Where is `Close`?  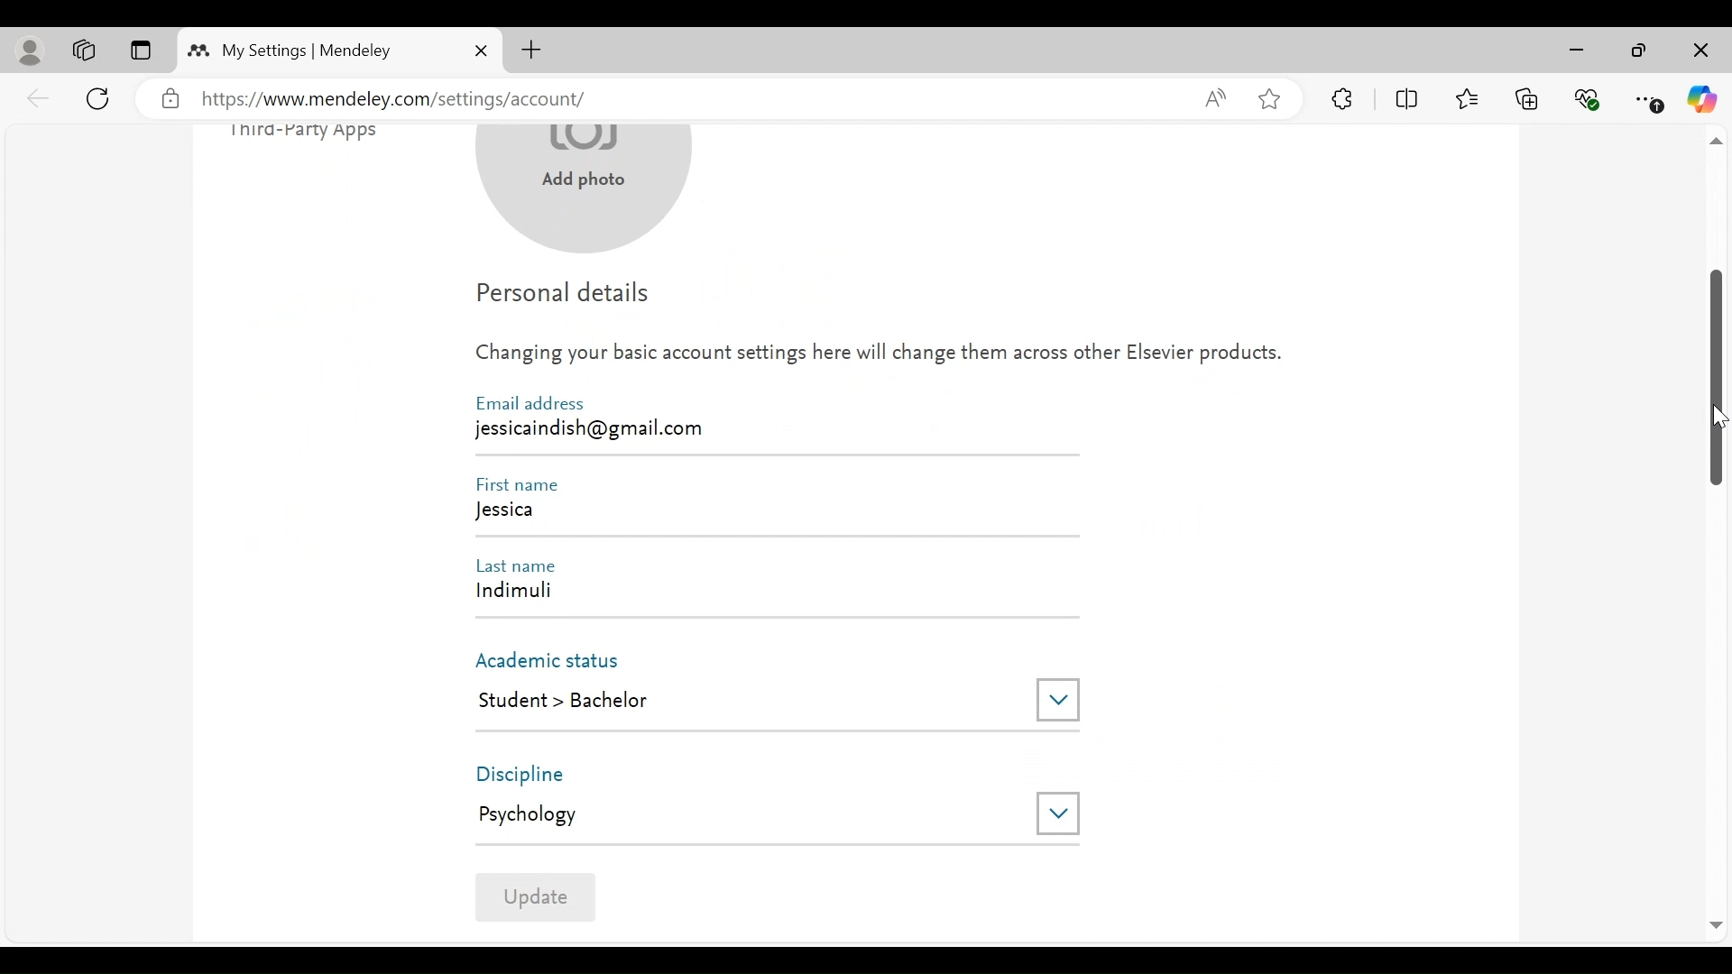
Close is located at coordinates (1699, 51).